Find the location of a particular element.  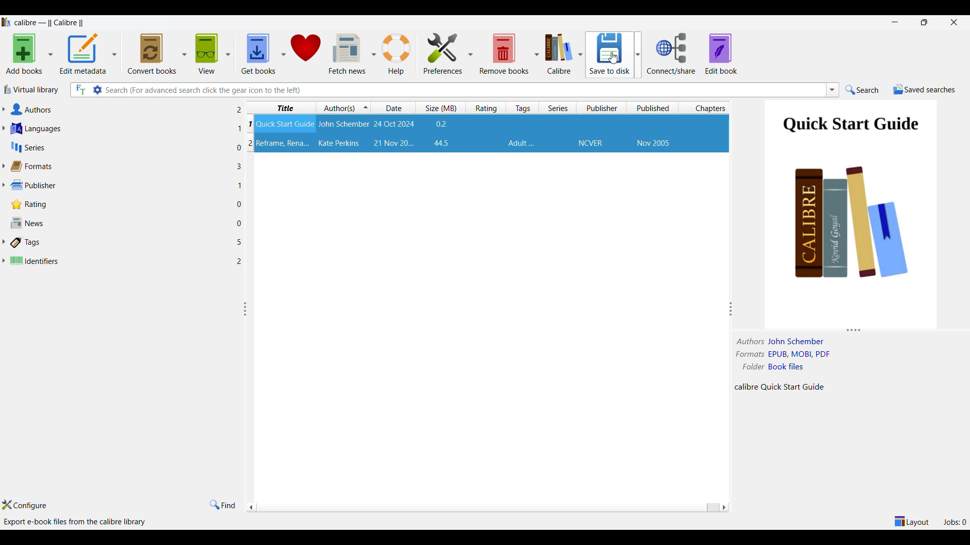

Publish date is located at coordinates (653, 144).